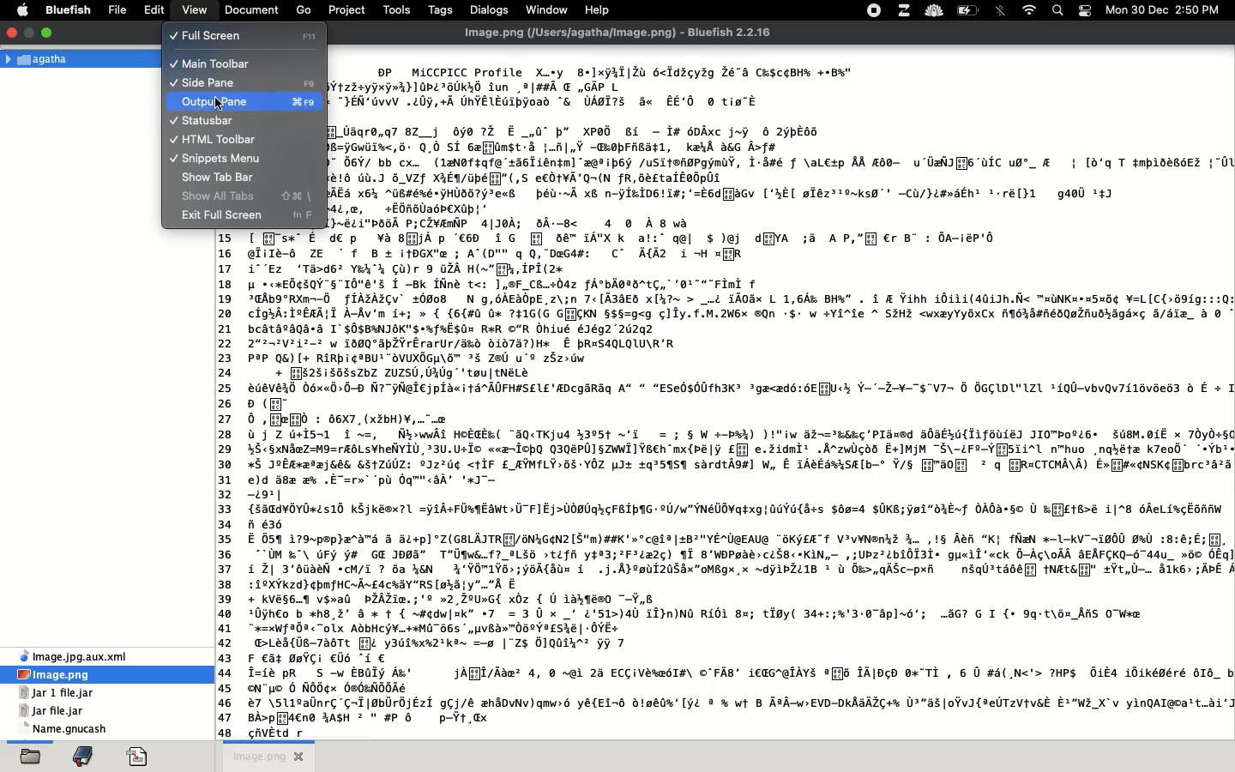 Image resolution: width=1235 pixels, height=772 pixels. I want to click on dialogs, so click(490, 9).